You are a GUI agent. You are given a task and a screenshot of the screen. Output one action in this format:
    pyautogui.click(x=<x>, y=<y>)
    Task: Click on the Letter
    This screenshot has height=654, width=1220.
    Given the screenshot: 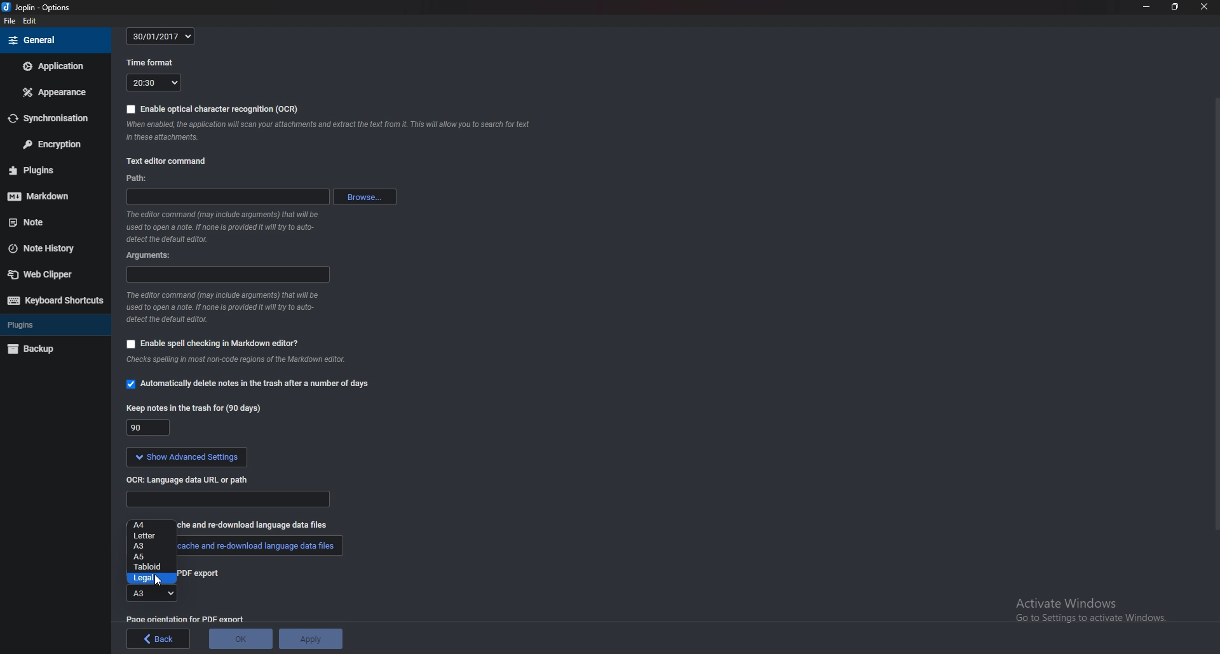 What is the action you would take?
    pyautogui.click(x=151, y=536)
    